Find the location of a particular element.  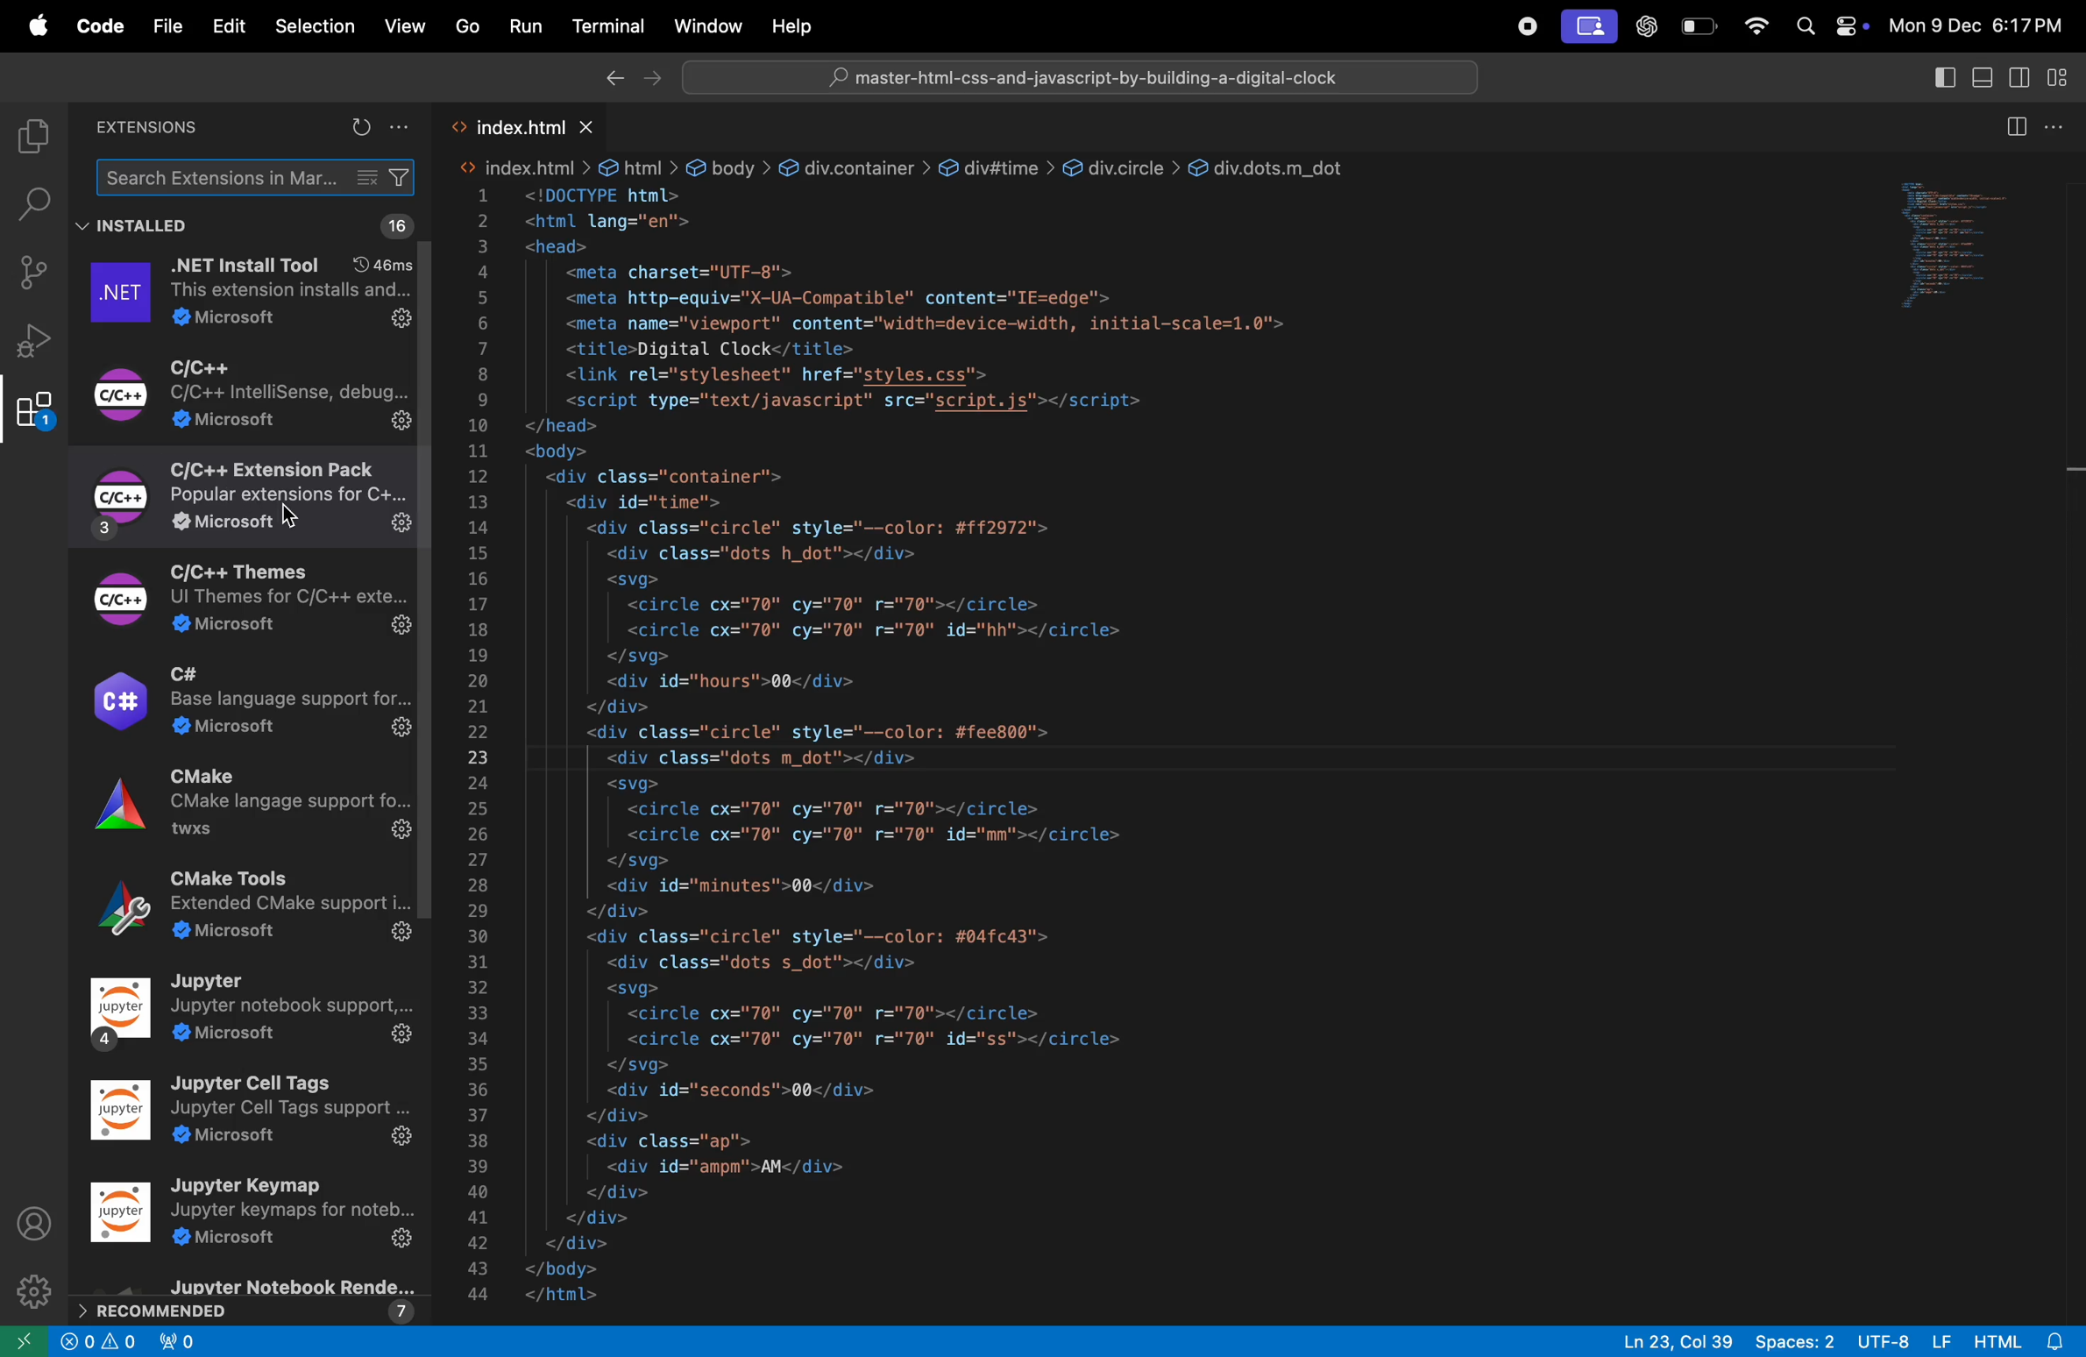

search extensions is located at coordinates (256, 177).